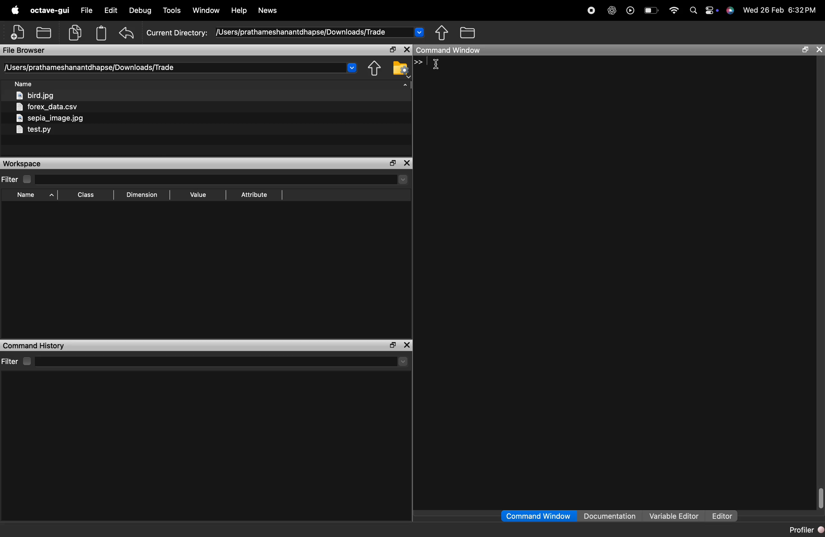 Image resolution: width=825 pixels, height=537 pixels. Describe the element at coordinates (438, 65) in the screenshot. I see `cursor` at that location.